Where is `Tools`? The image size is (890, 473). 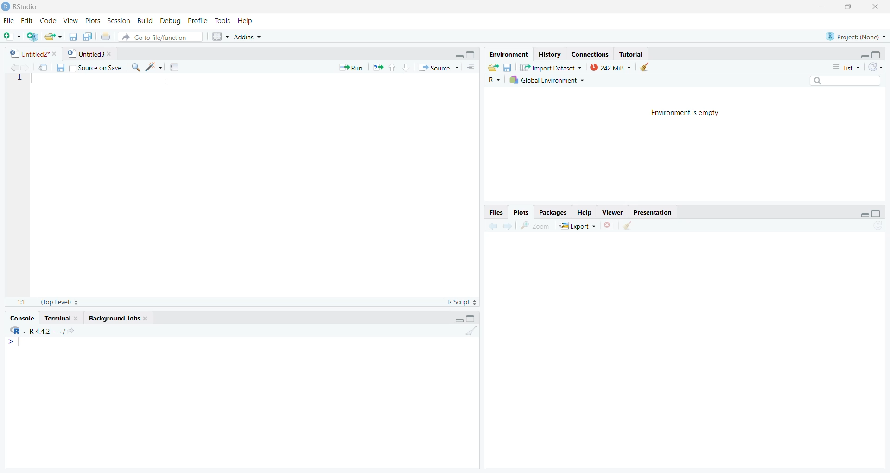 Tools is located at coordinates (222, 20).